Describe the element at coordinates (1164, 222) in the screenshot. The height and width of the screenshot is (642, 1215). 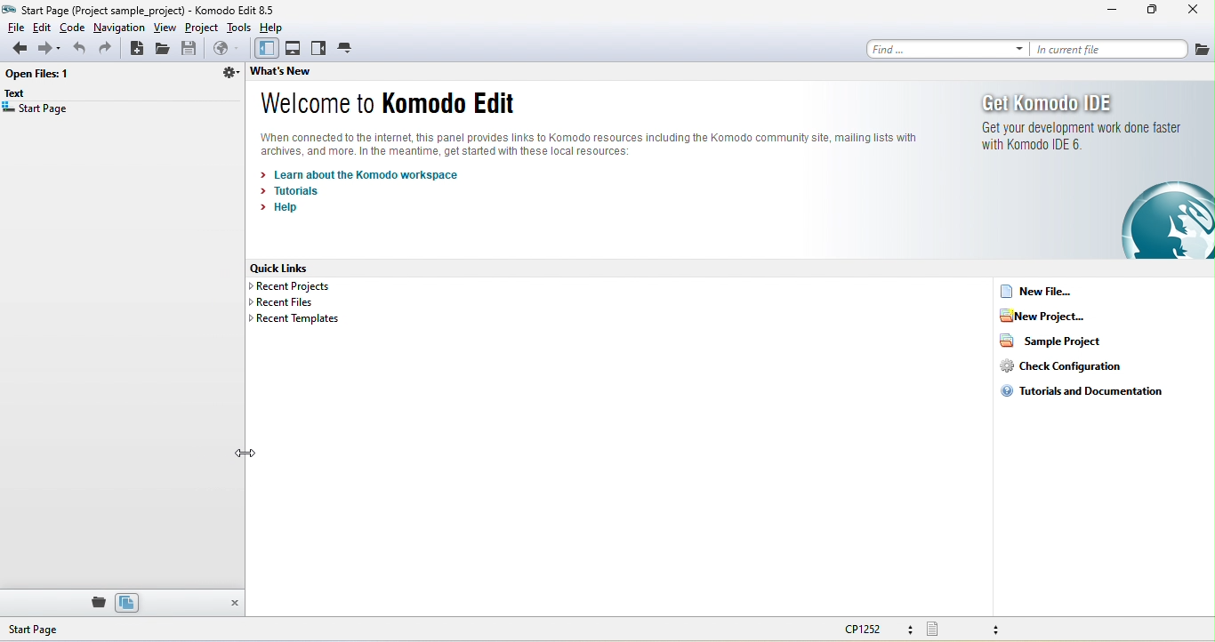
I see `image` at that location.